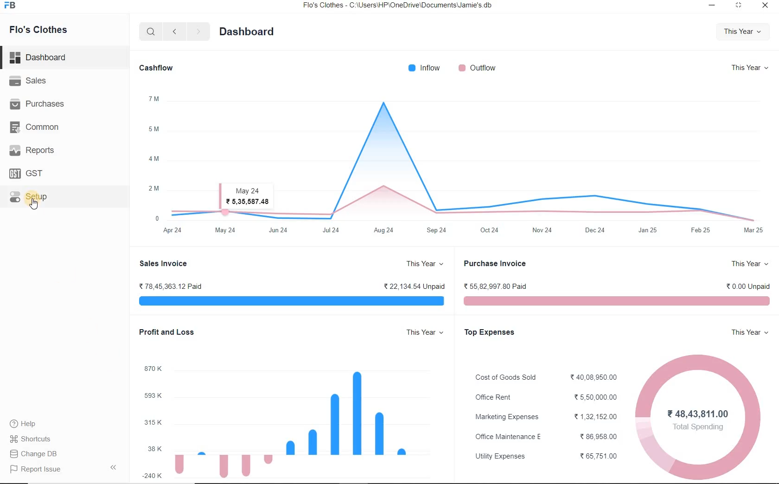 This screenshot has height=484, width=779. Describe the element at coordinates (421, 334) in the screenshot. I see `This Year ` at that location.